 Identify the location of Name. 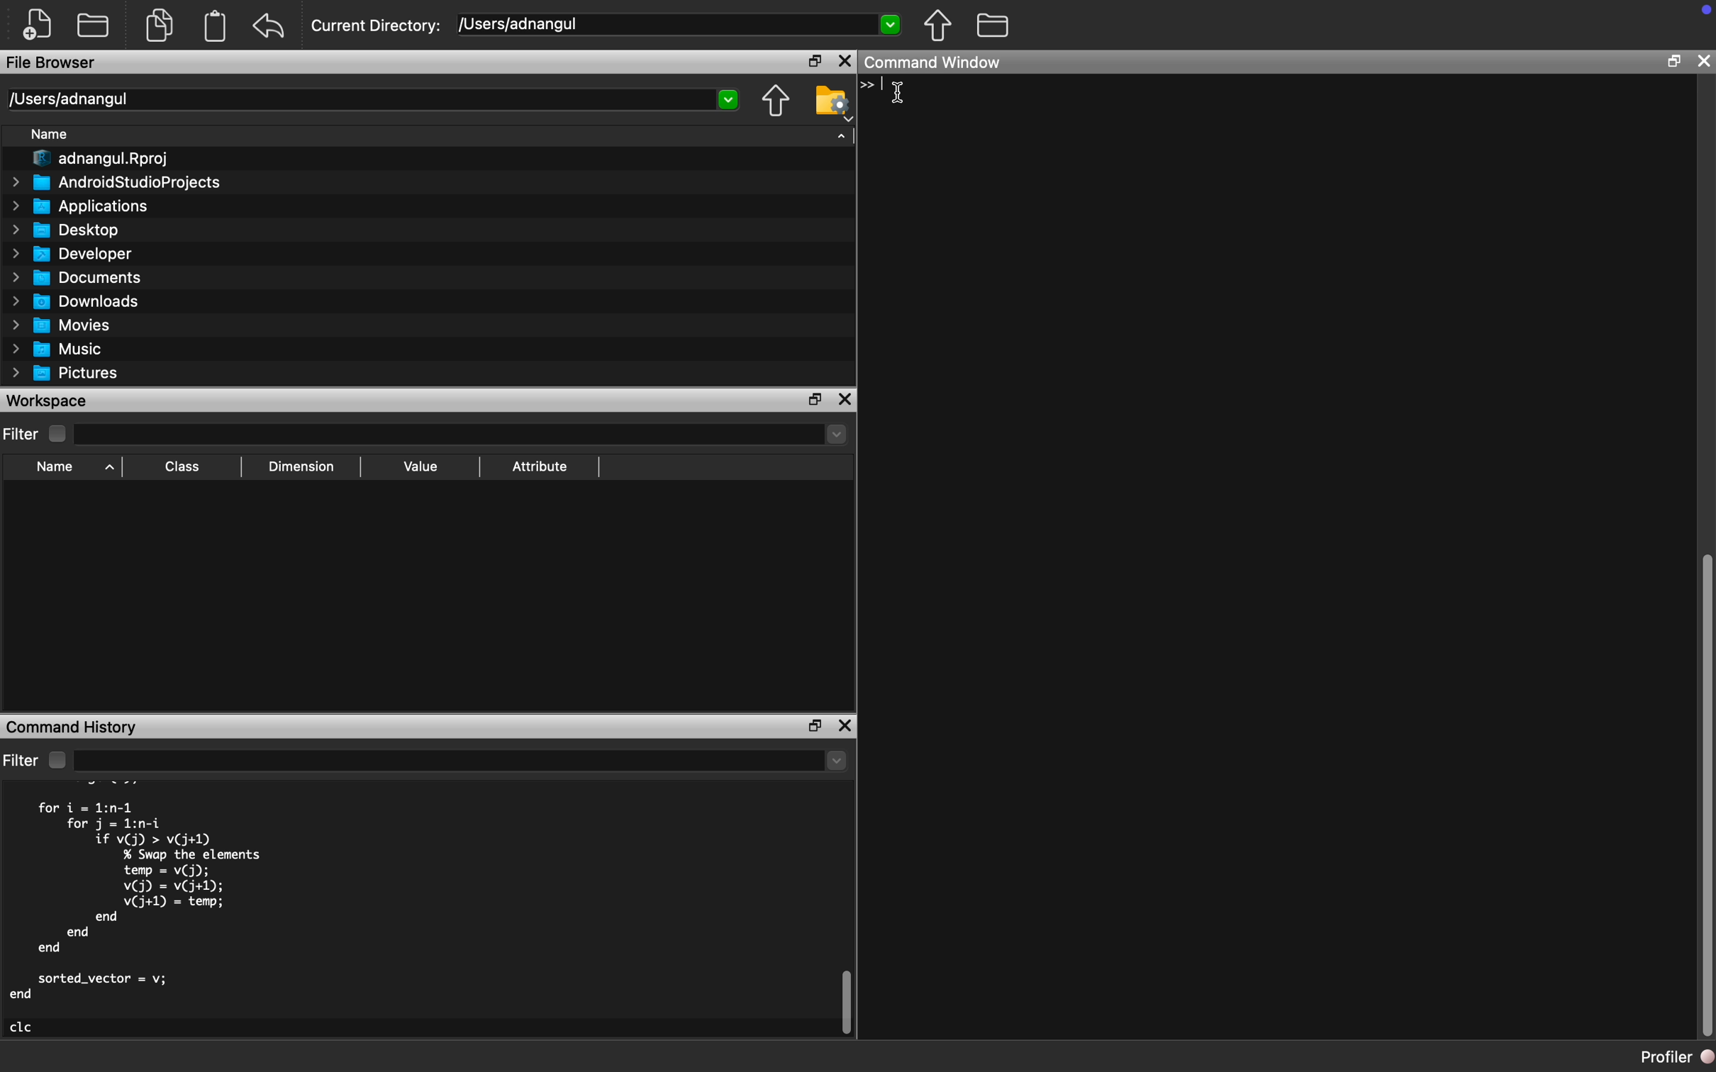
(55, 467).